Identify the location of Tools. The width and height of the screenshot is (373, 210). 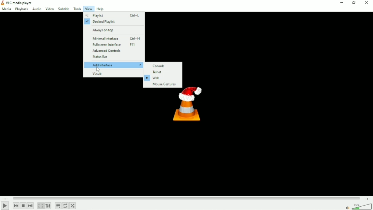
(77, 9).